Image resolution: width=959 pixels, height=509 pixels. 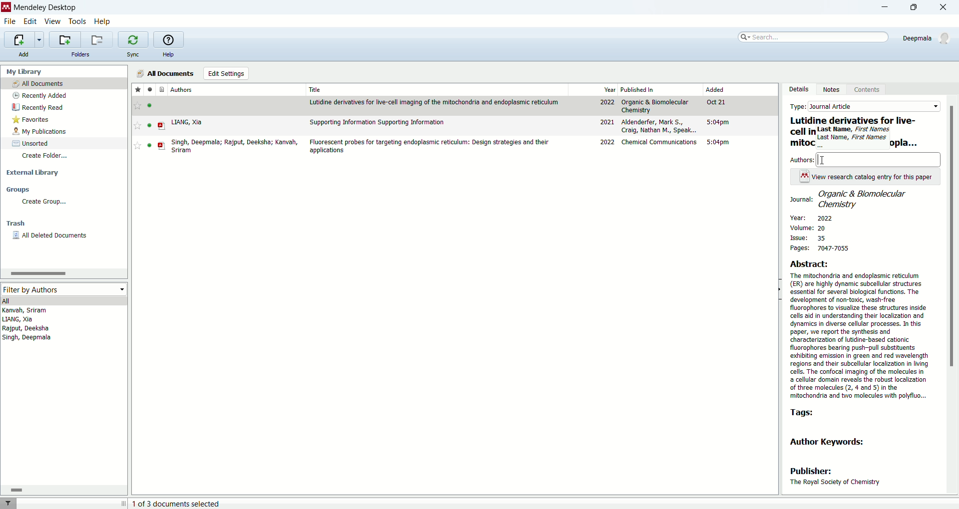 What do you see at coordinates (834, 444) in the screenshot?
I see `author keywords` at bounding box center [834, 444].